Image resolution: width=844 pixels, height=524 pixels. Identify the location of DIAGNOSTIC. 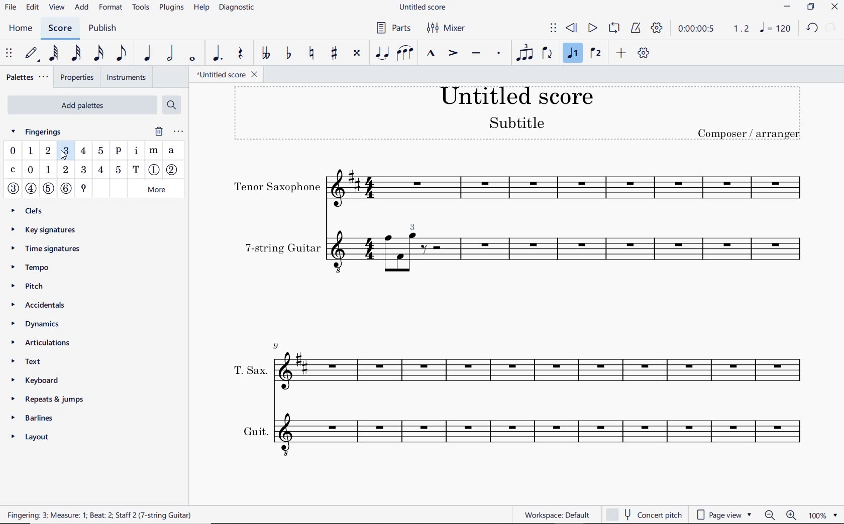
(238, 9).